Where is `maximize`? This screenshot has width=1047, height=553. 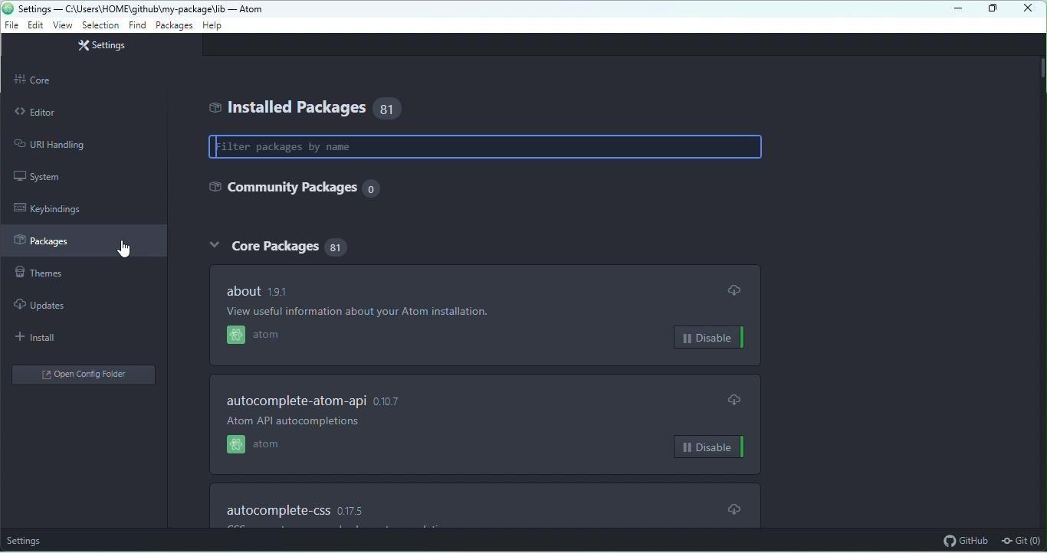 maximize is located at coordinates (993, 9).